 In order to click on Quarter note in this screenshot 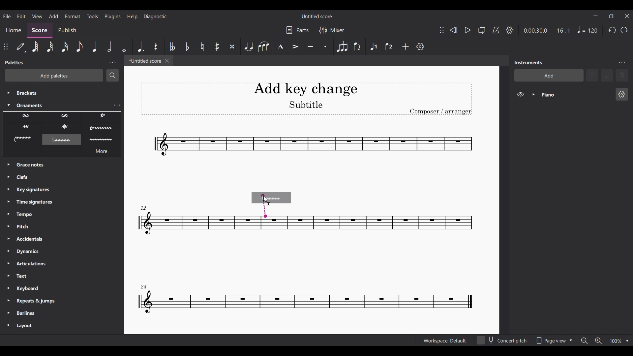, I will do `click(588, 30)`.